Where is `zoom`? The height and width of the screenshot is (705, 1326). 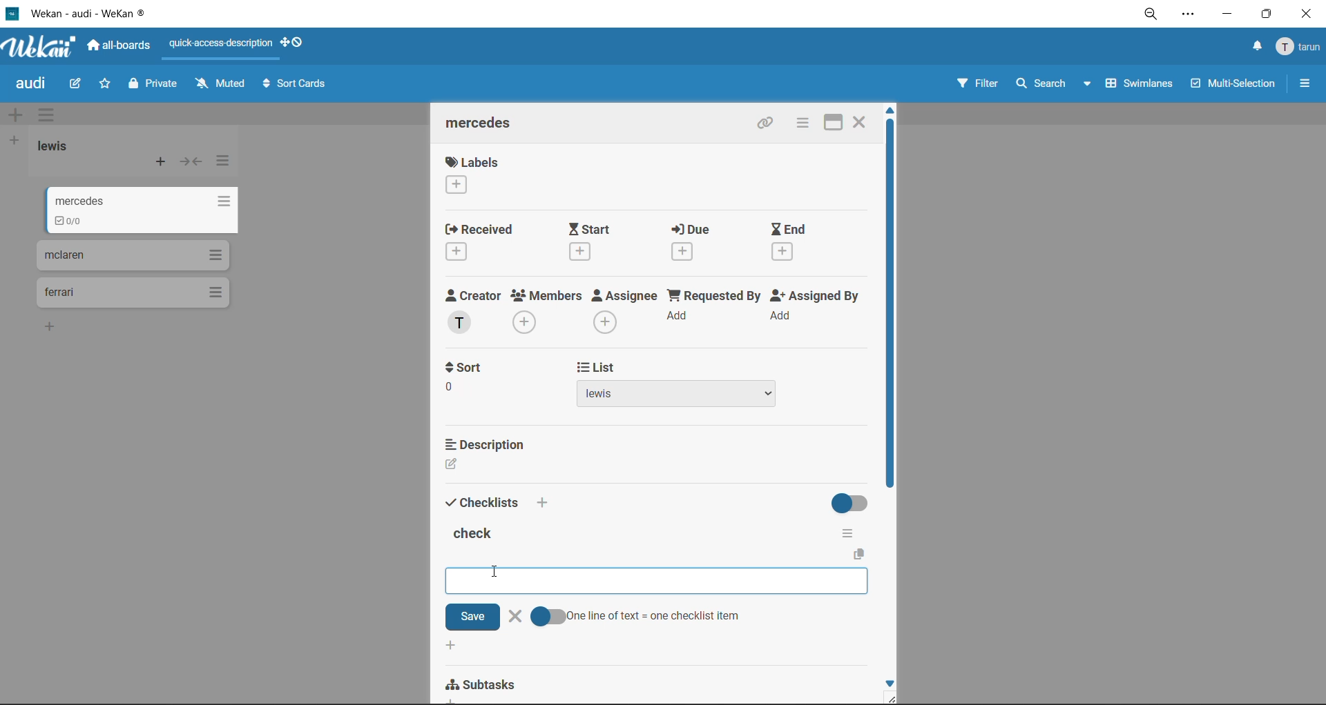
zoom is located at coordinates (1156, 18).